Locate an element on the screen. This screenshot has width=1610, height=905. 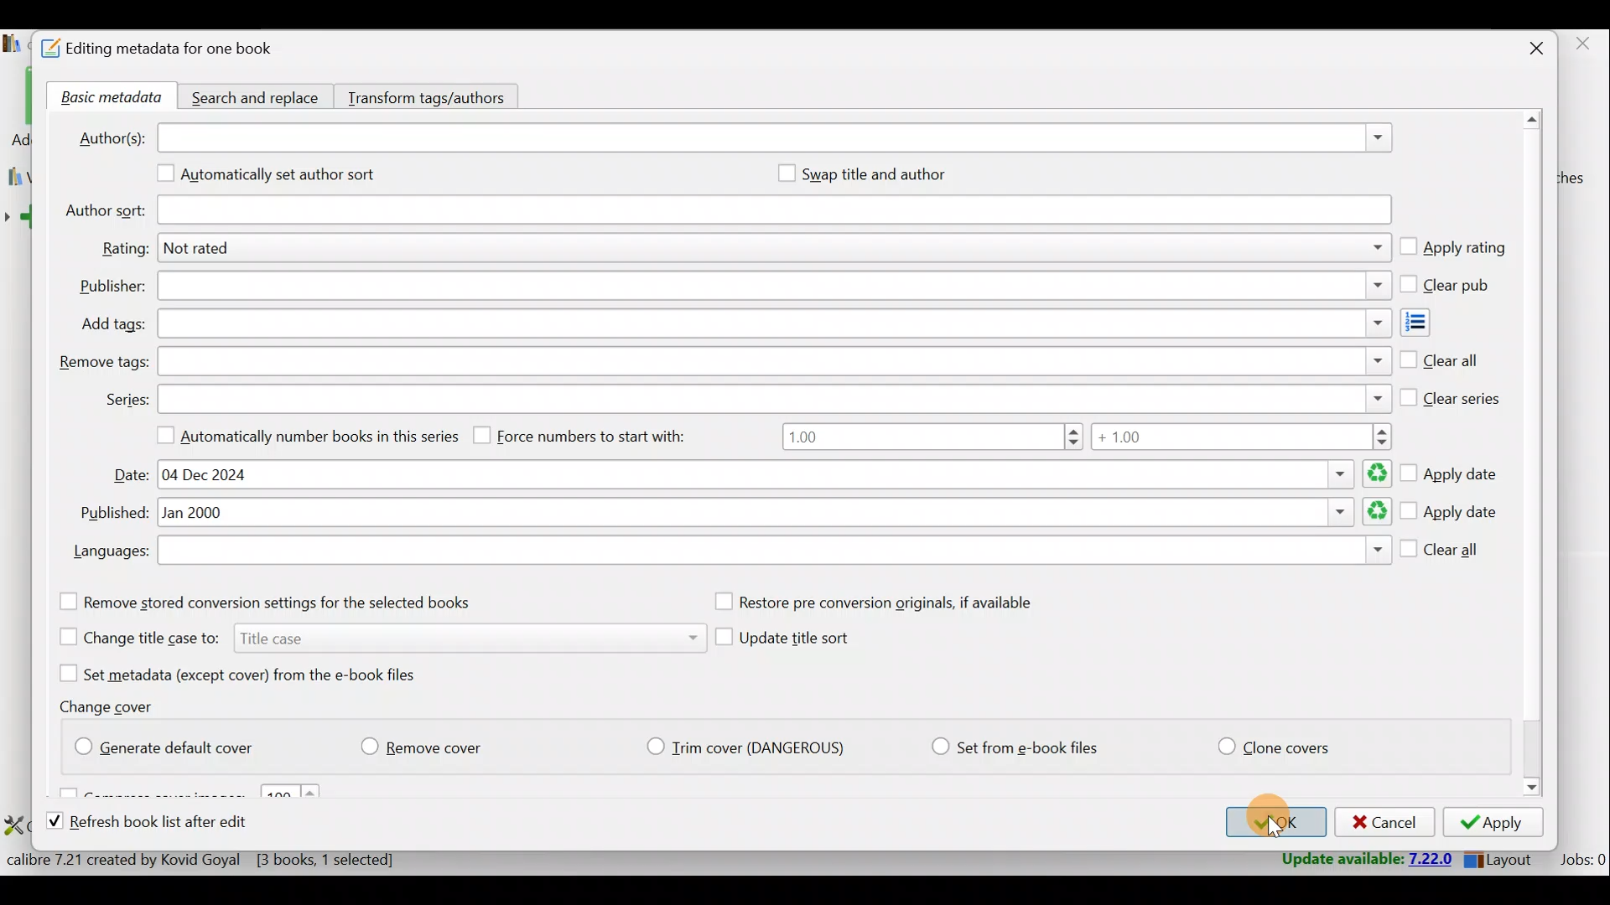
Force numbers to start with is located at coordinates (592, 435).